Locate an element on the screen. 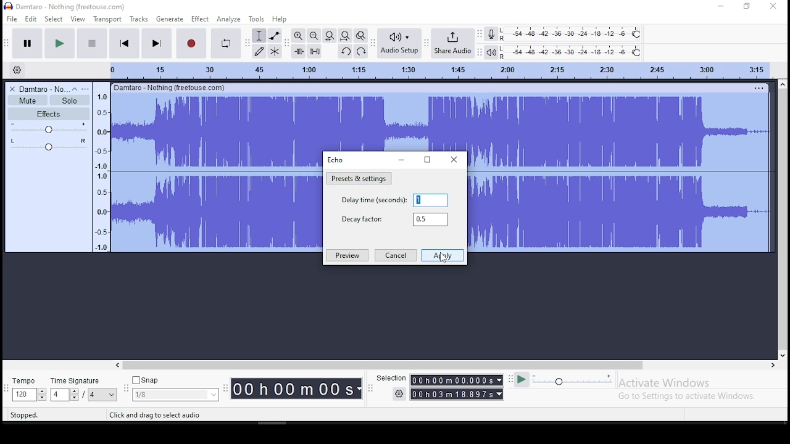  edit is located at coordinates (32, 18).